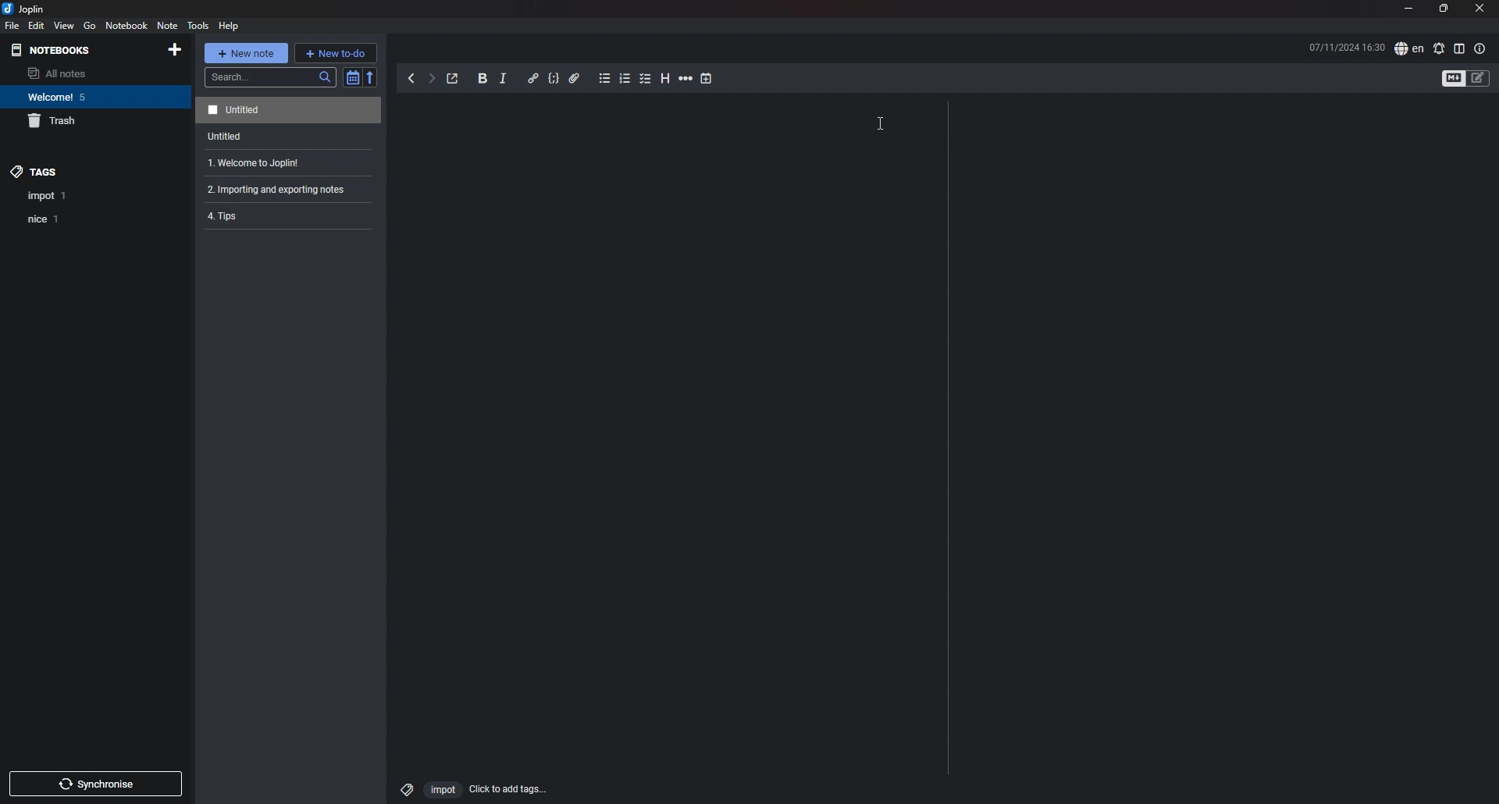 The image size is (1499, 804). What do you see at coordinates (229, 26) in the screenshot?
I see `HELP` at bounding box center [229, 26].